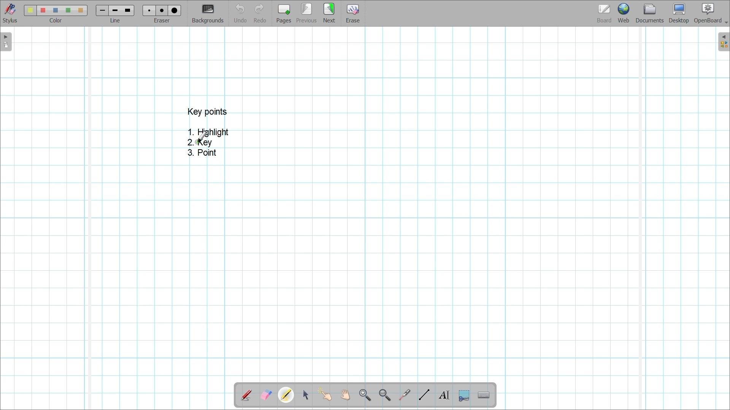  I want to click on eraser 3, so click(175, 10).